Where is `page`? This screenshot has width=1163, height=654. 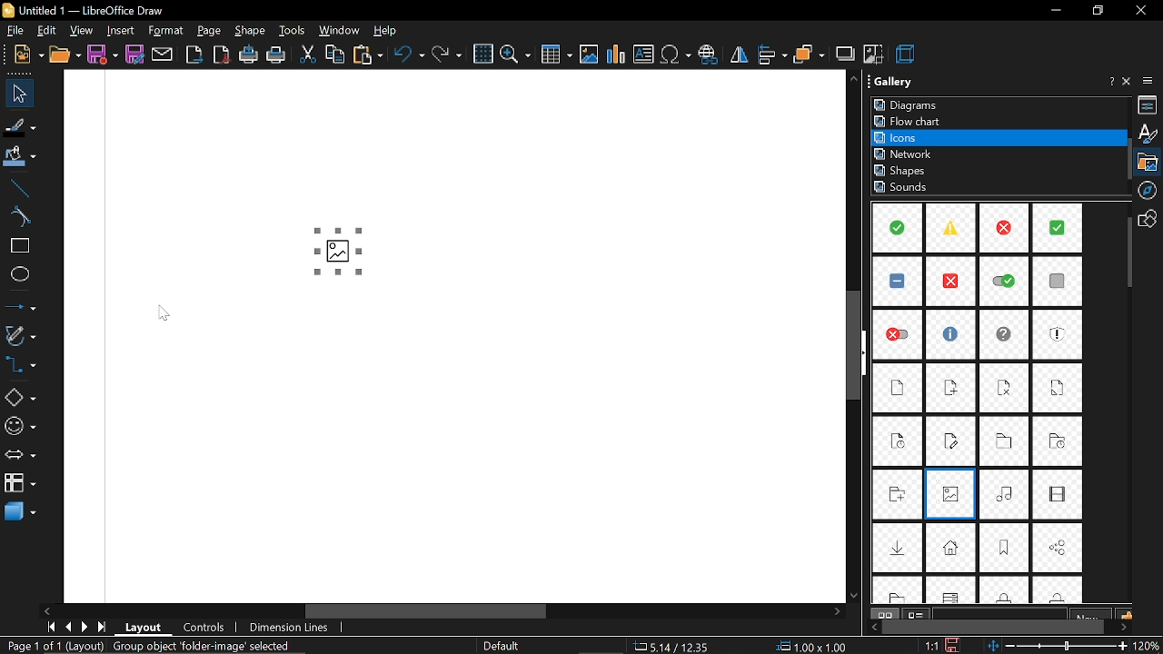 page is located at coordinates (210, 31).